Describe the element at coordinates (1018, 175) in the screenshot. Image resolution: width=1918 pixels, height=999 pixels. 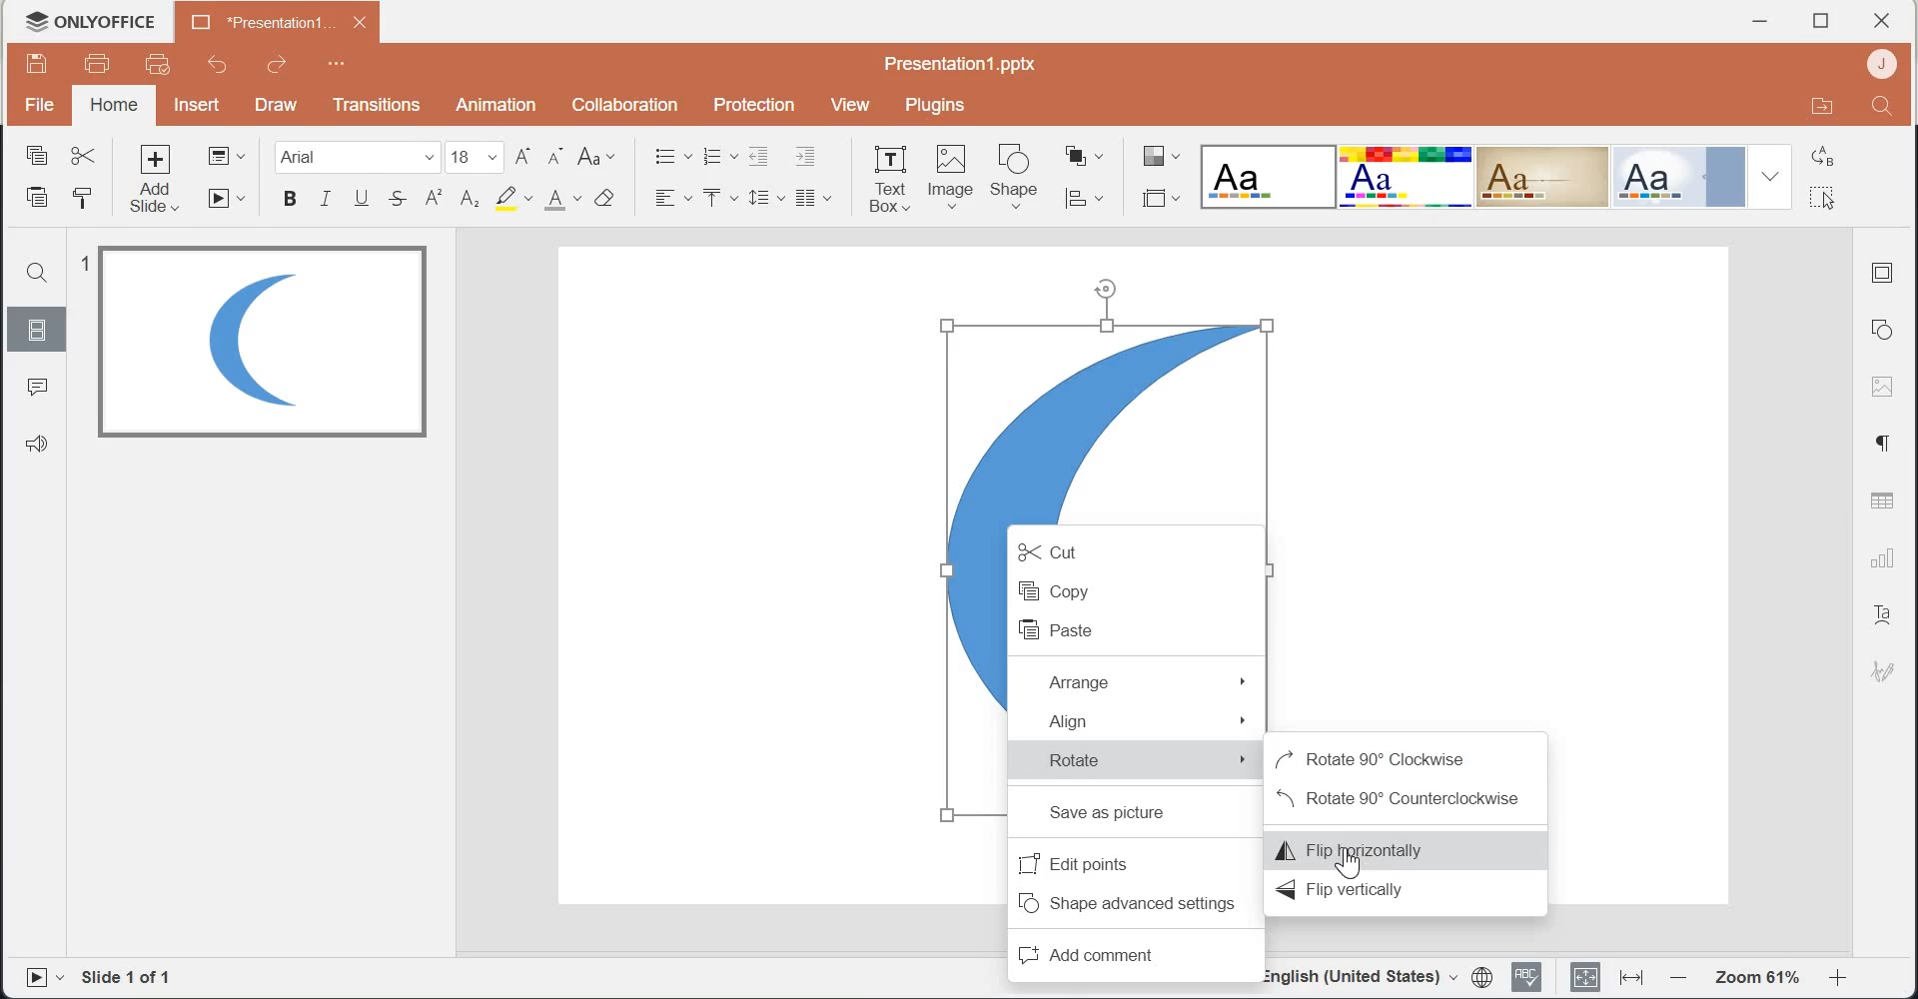
I see `Shape` at that location.